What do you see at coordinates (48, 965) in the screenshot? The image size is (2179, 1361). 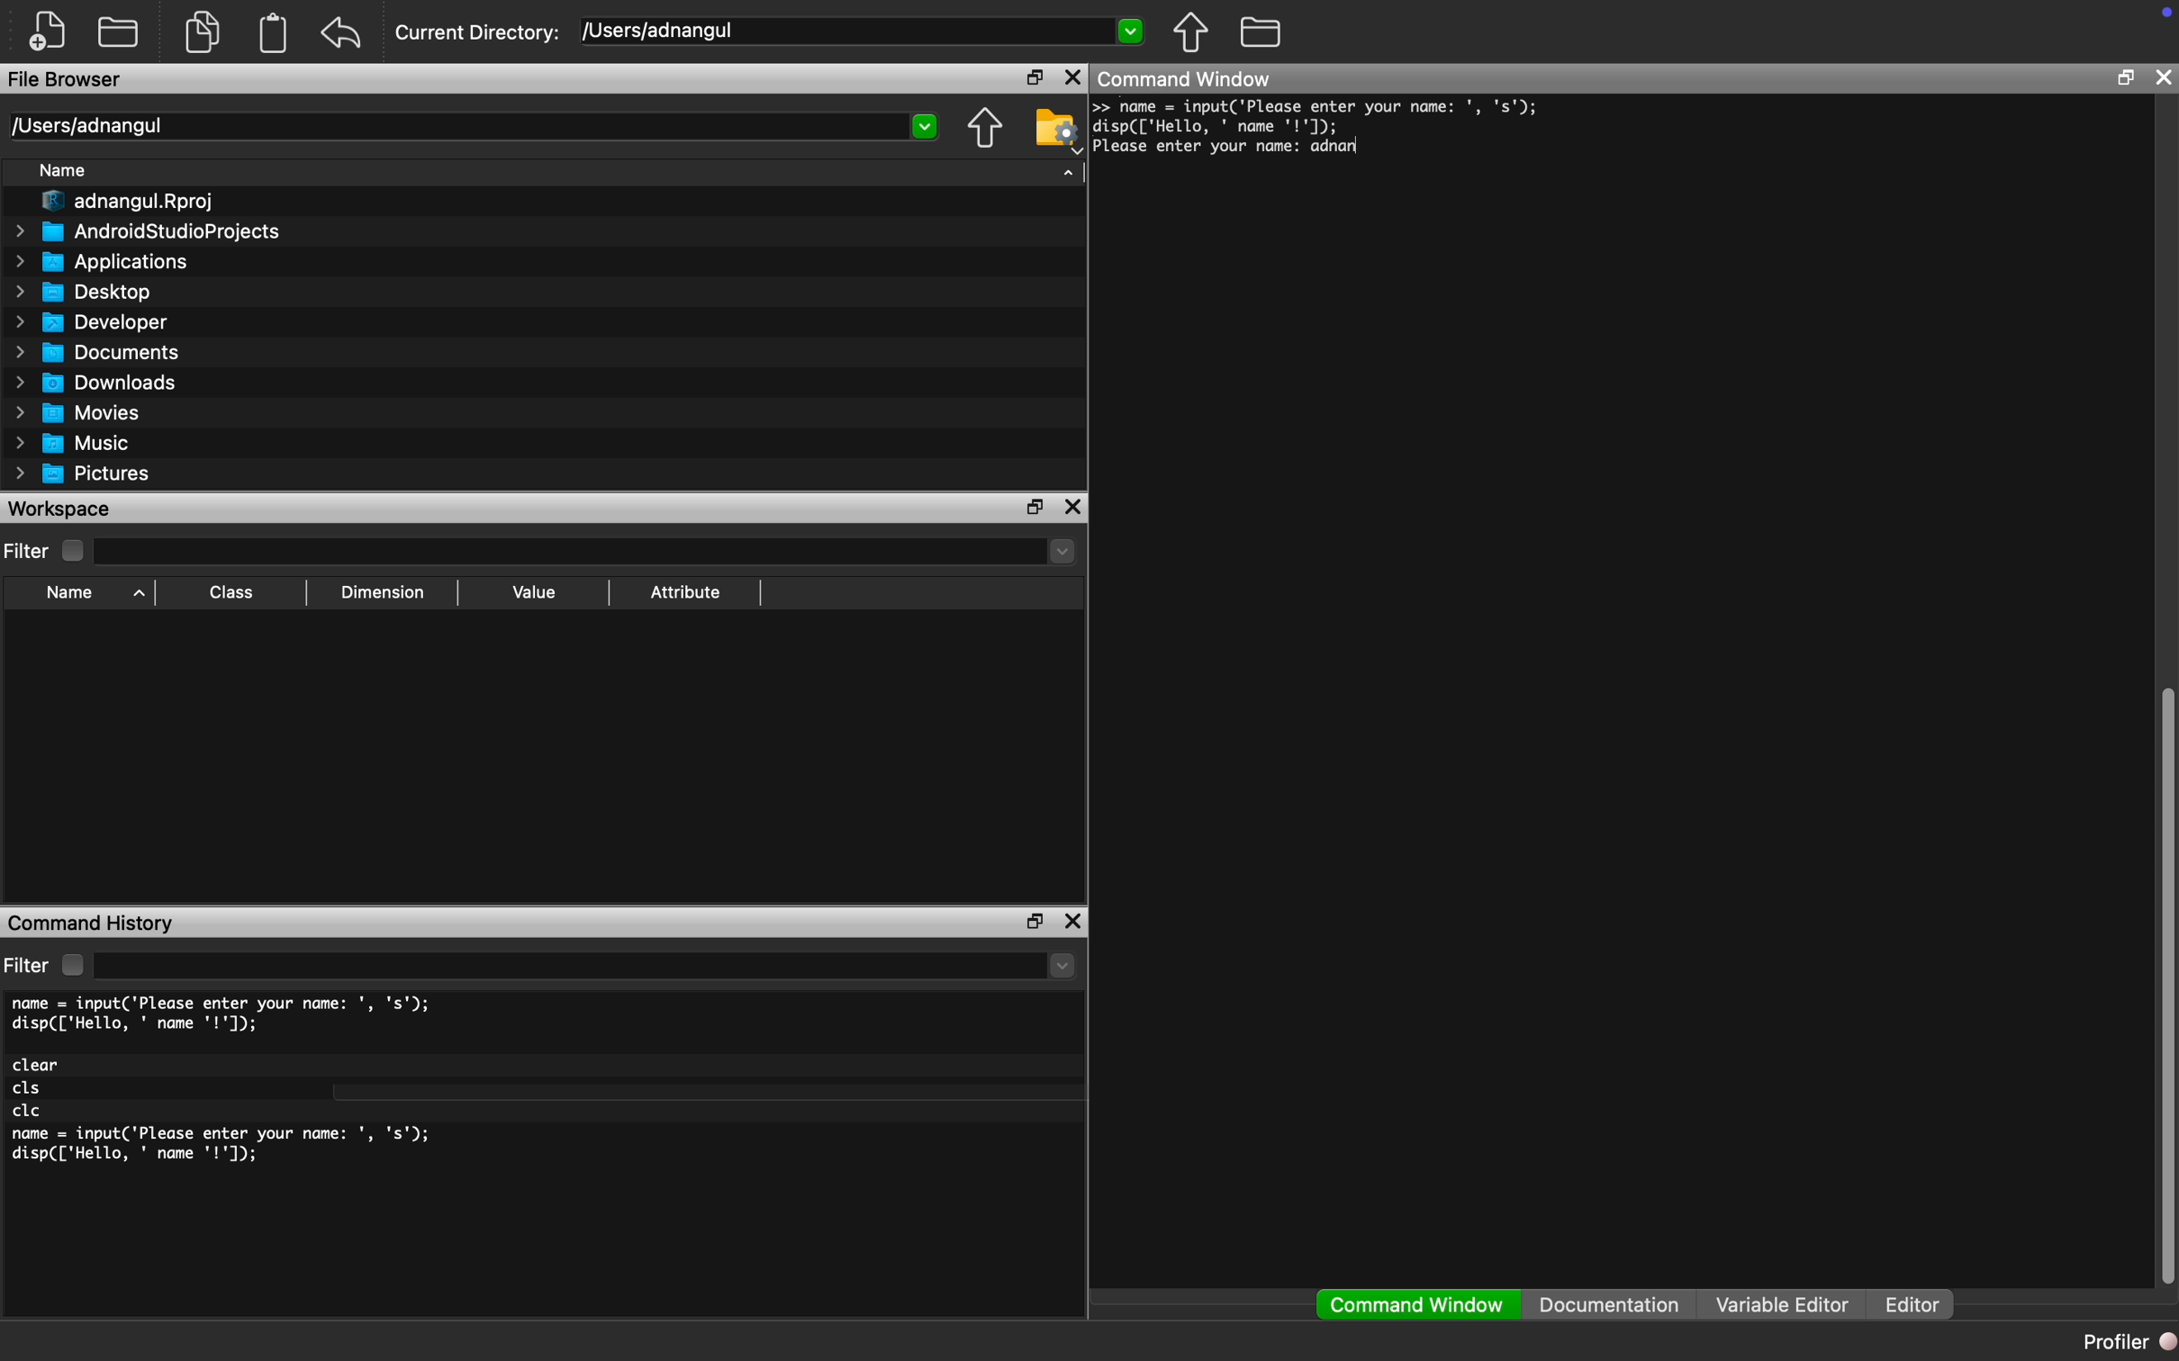 I see `Filter` at bounding box center [48, 965].